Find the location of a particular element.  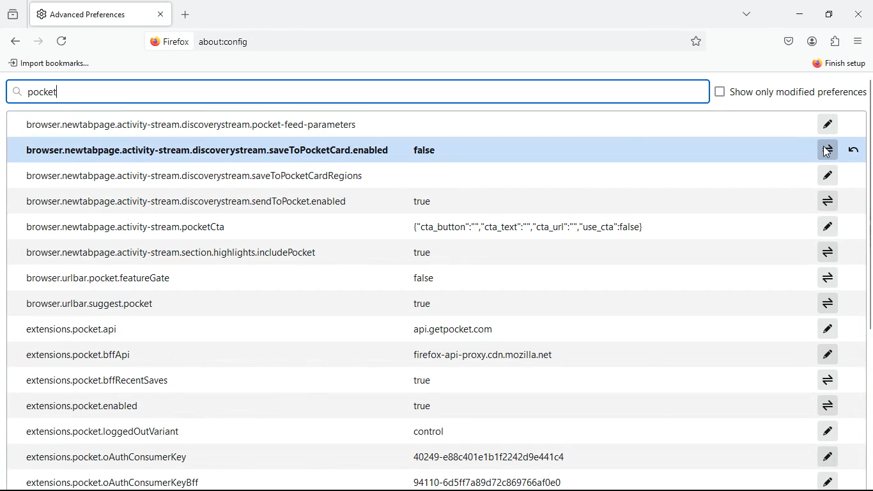

add tab is located at coordinates (189, 13).